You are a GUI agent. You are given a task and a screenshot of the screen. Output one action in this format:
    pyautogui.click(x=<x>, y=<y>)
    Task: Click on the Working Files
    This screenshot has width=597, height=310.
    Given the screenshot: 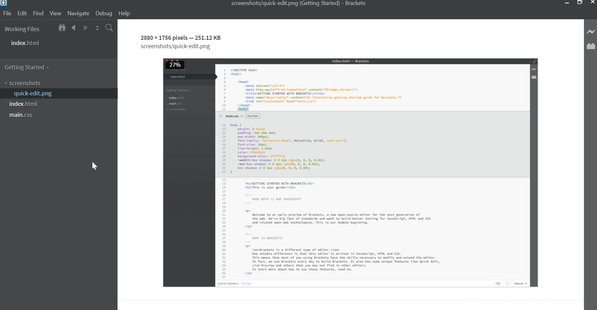 What is the action you would take?
    pyautogui.click(x=22, y=30)
    